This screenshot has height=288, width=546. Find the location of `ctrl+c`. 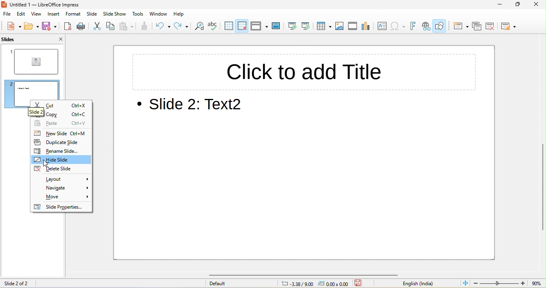

ctrl+c is located at coordinates (80, 114).